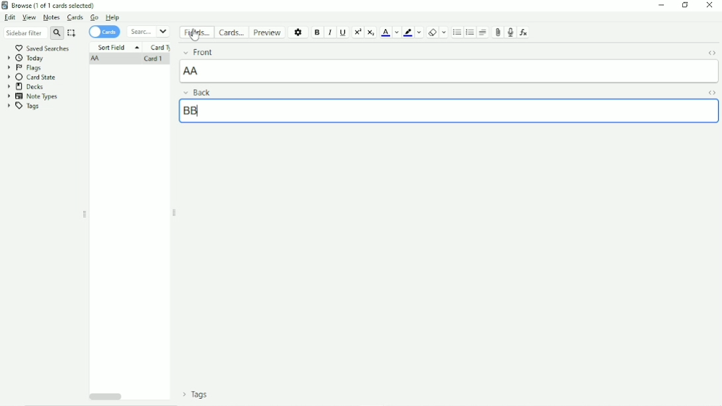 The height and width of the screenshot is (406, 722). What do you see at coordinates (358, 32) in the screenshot?
I see `Superscript` at bounding box center [358, 32].